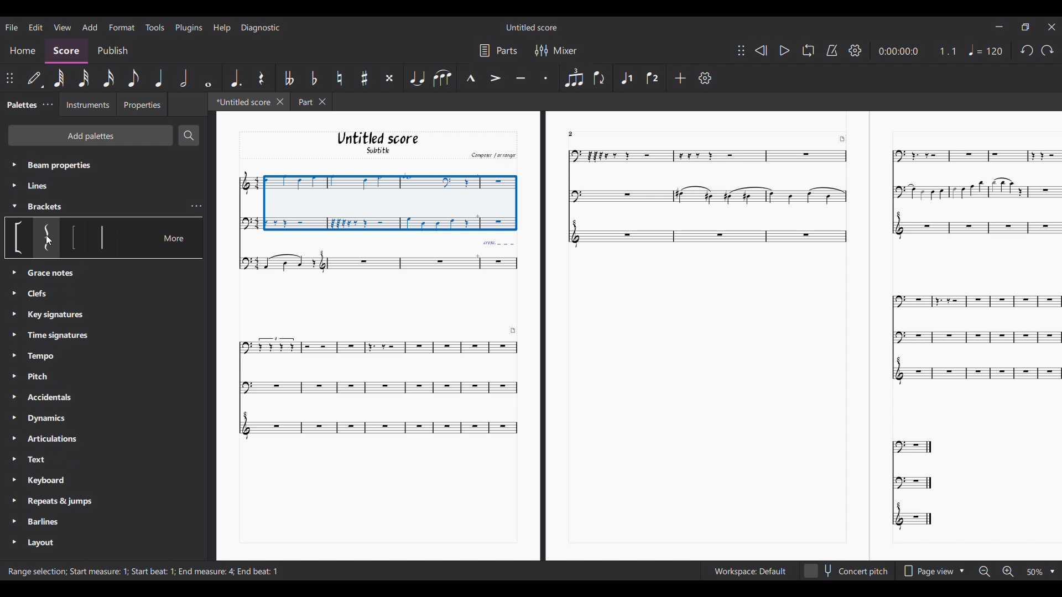 The height and width of the screenshot is (597, 1062). Describe the element at coordinates (13, 272) in the screenshot. I see `` at that location.